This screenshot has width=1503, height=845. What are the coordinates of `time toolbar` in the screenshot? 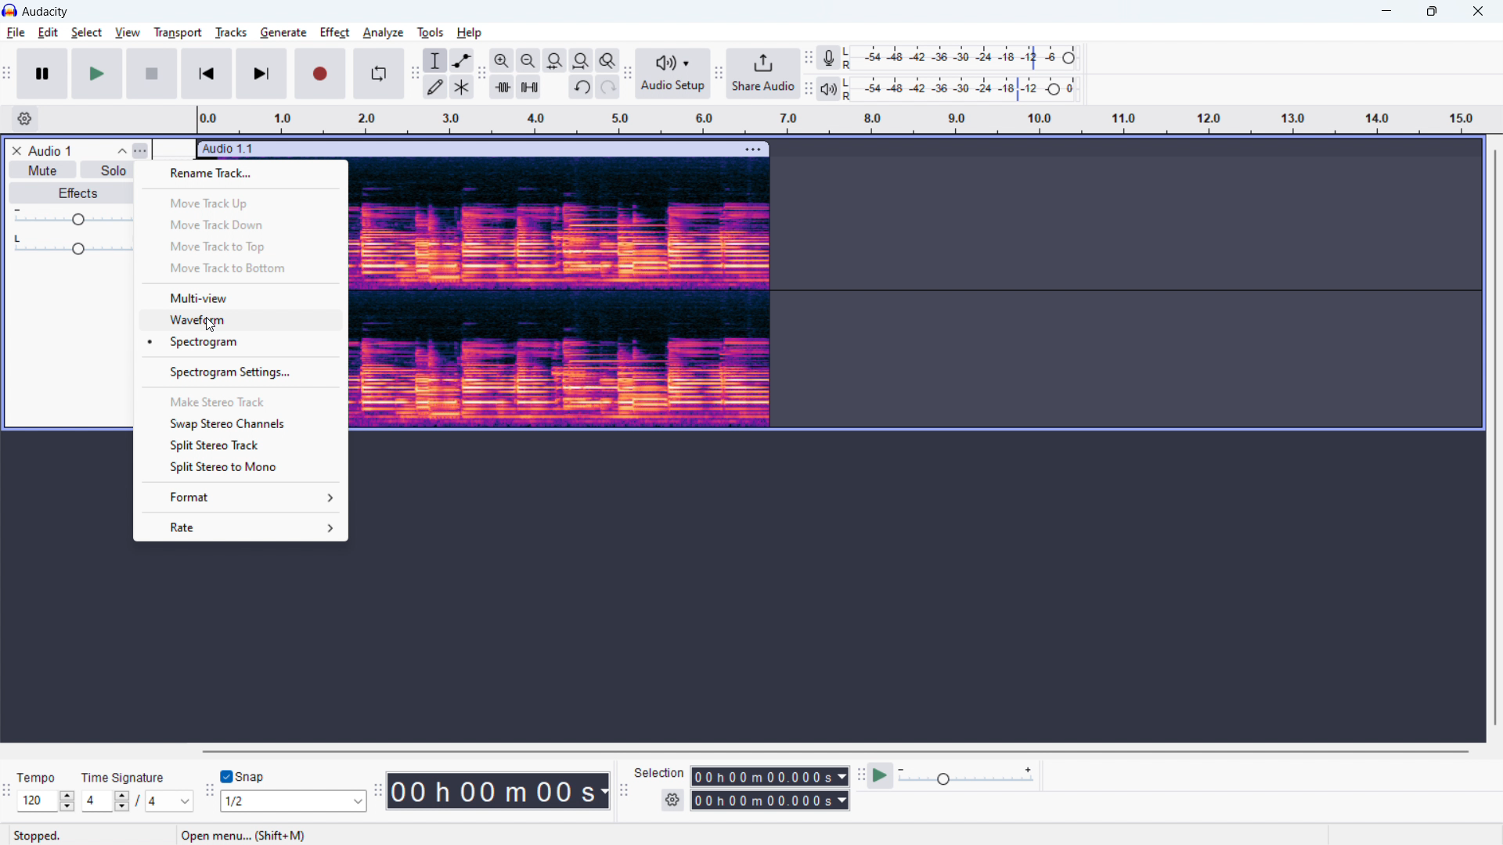 It's located at (378, 793).